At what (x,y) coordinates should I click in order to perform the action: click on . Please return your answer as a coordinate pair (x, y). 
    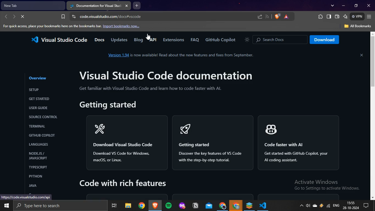
    Looking at the image, I should click on (267, 16).